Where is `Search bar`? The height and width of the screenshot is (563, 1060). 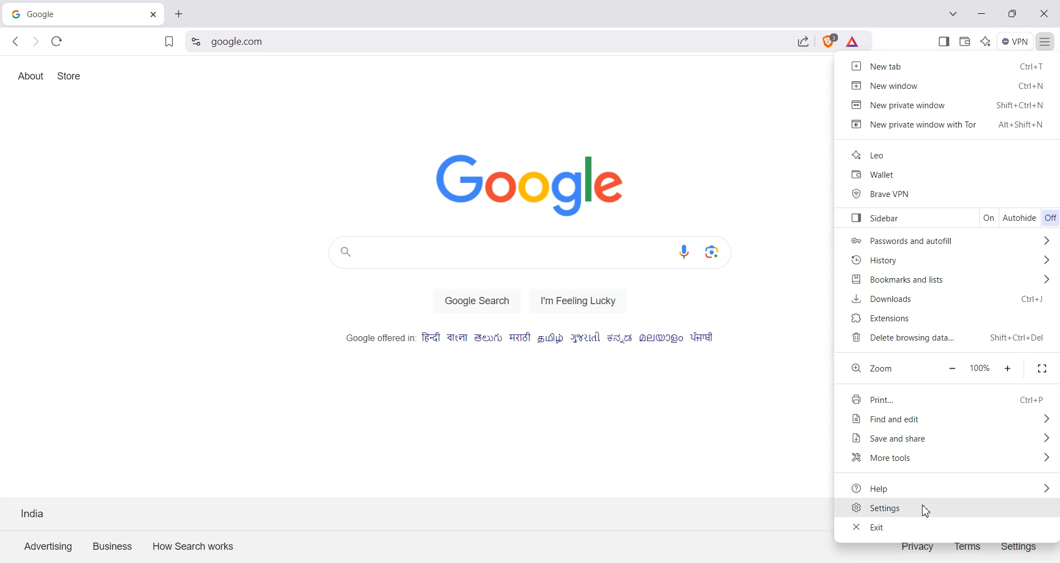 Search bar is located at coordinates (497, 252).